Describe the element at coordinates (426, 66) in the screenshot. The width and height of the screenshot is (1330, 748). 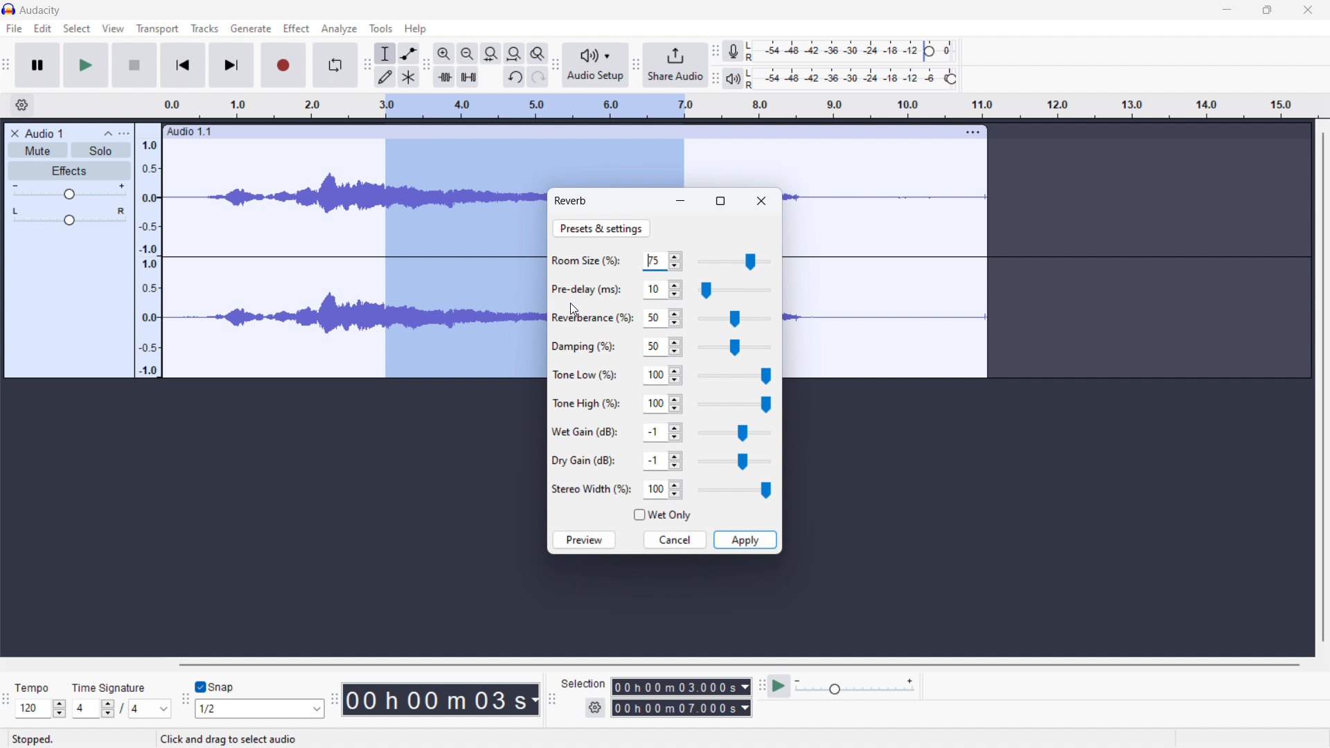
I see `edit toolbar` at that location.